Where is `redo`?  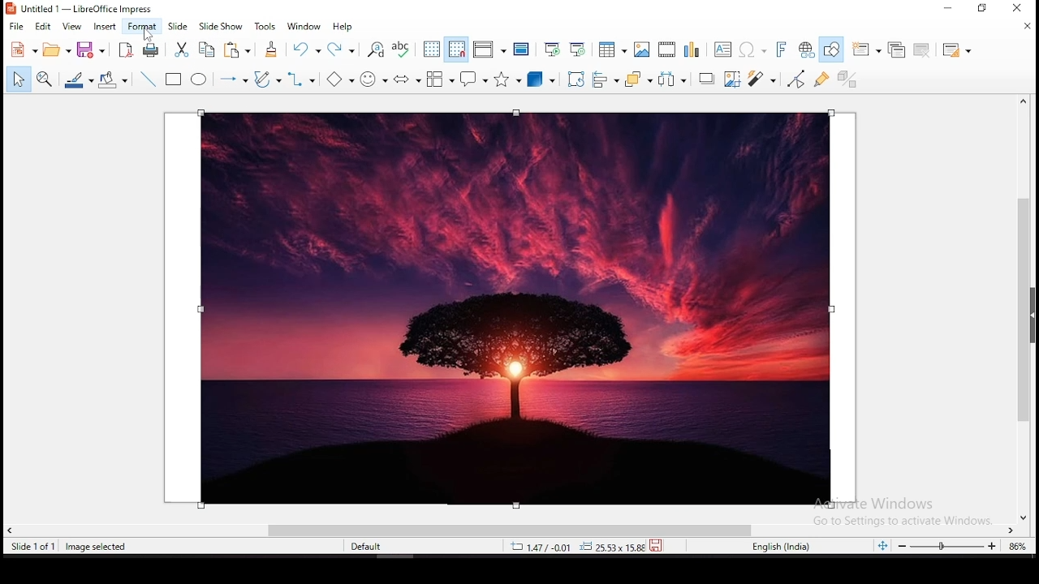 redo is located at coordinates (342, 48).